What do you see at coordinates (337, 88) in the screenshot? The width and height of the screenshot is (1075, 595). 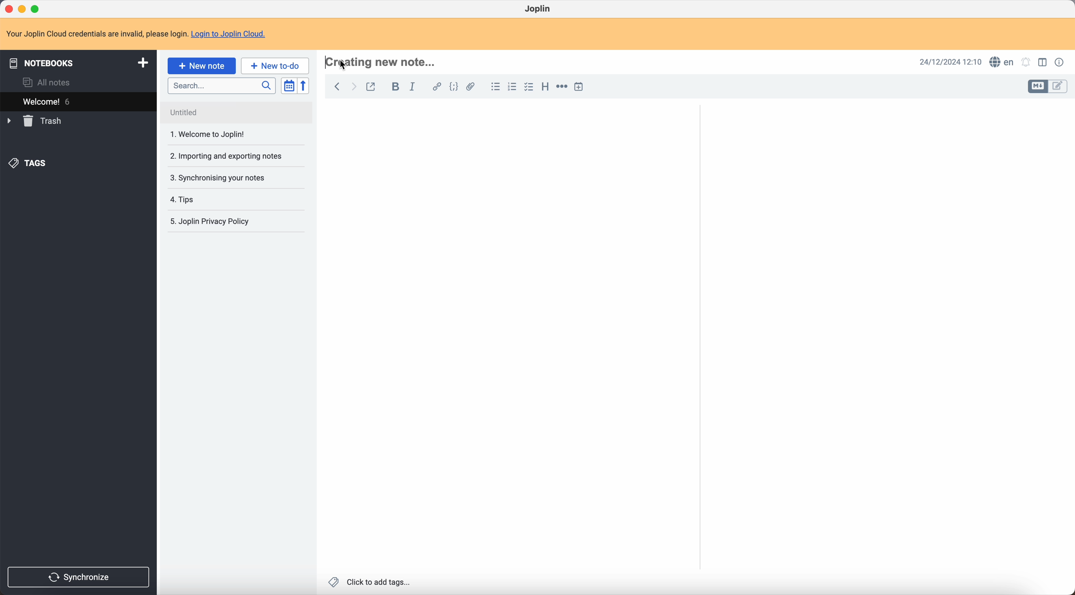 I see `back` at bounding box center [337, 88].